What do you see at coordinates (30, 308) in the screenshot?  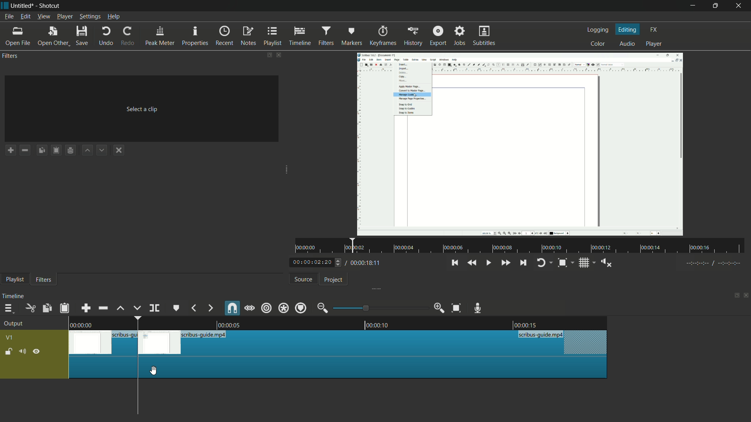 I see `cut` at bounding box center [30, 308].